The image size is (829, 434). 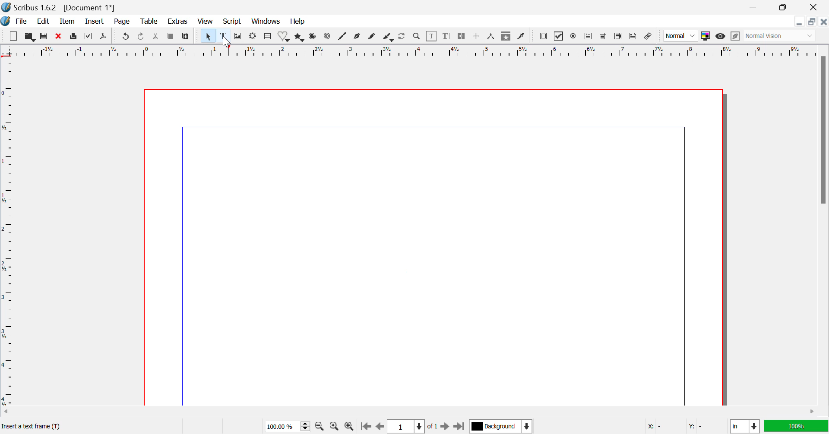 What do you see at coordinates (231, 22) in the screenshot?
I see `Script` at bounding box center [231, 22].